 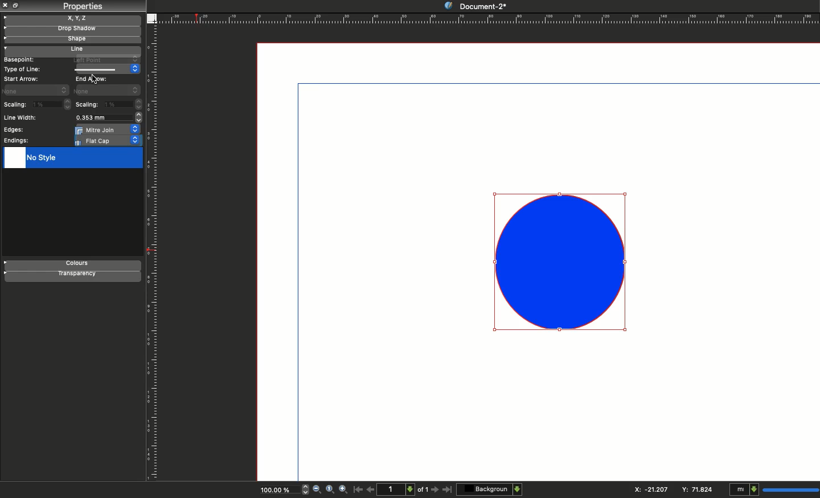 What do you see at coordinates (108, 129) in the screenshot?
I see `Mitre join` at bounding box center [108, 129].